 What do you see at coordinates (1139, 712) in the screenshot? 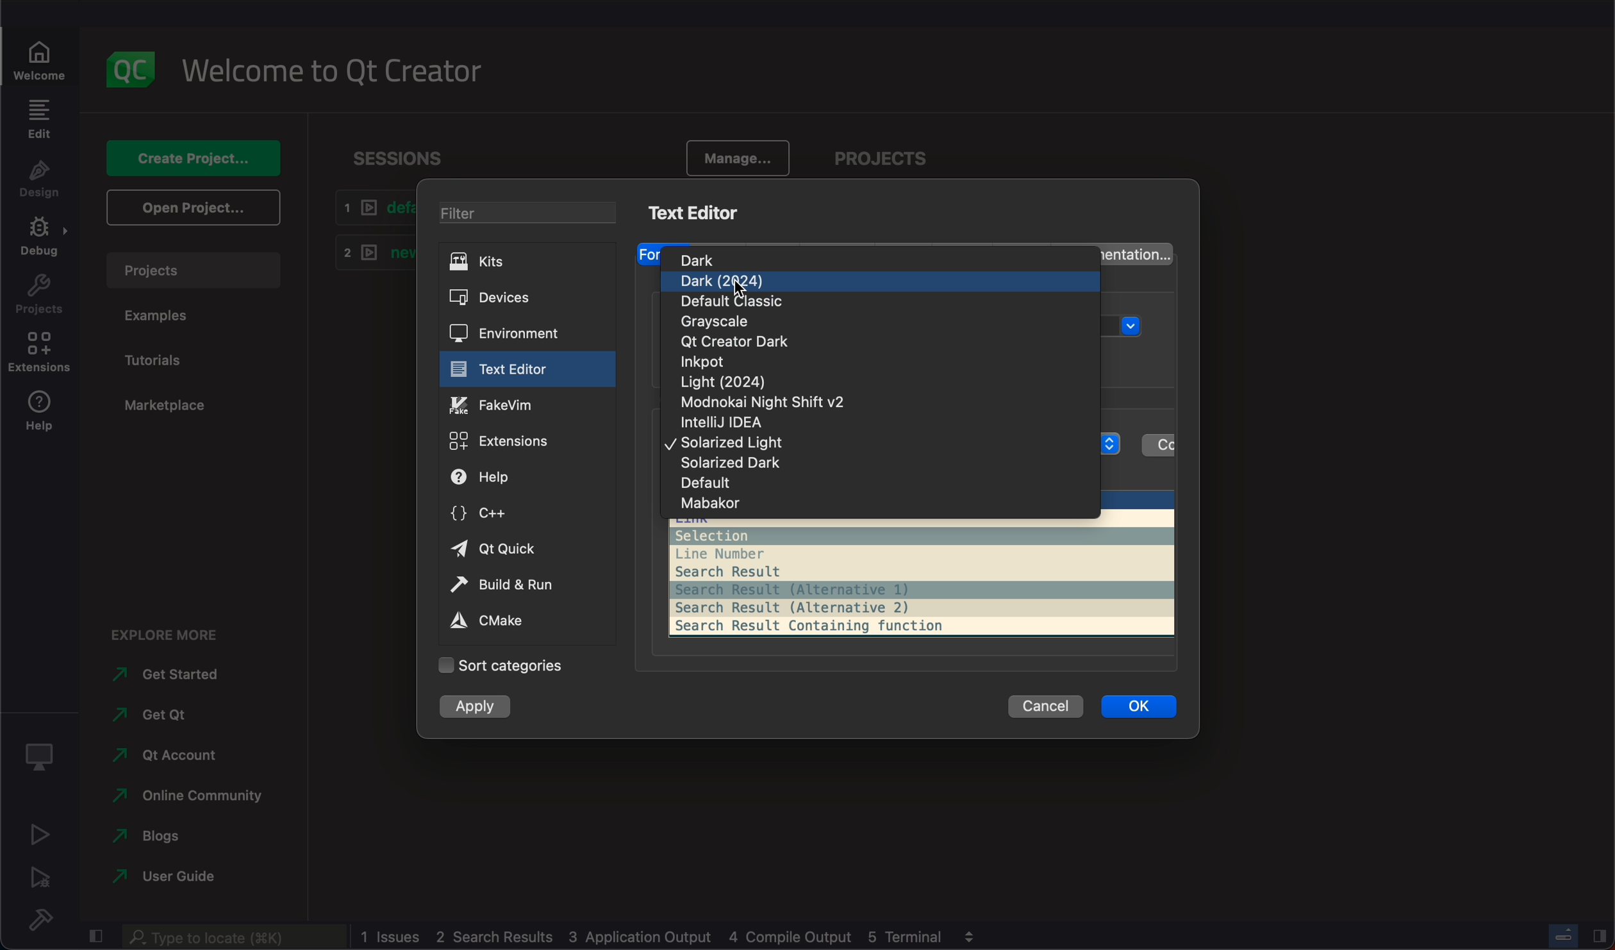
I see `ok` at bounding box center [1139, 712].